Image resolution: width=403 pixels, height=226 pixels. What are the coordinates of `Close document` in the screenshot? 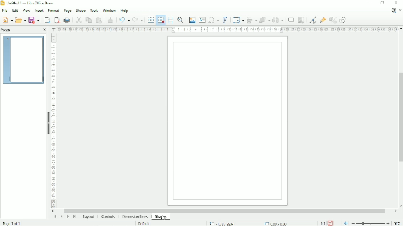 It's located at (401, 11).